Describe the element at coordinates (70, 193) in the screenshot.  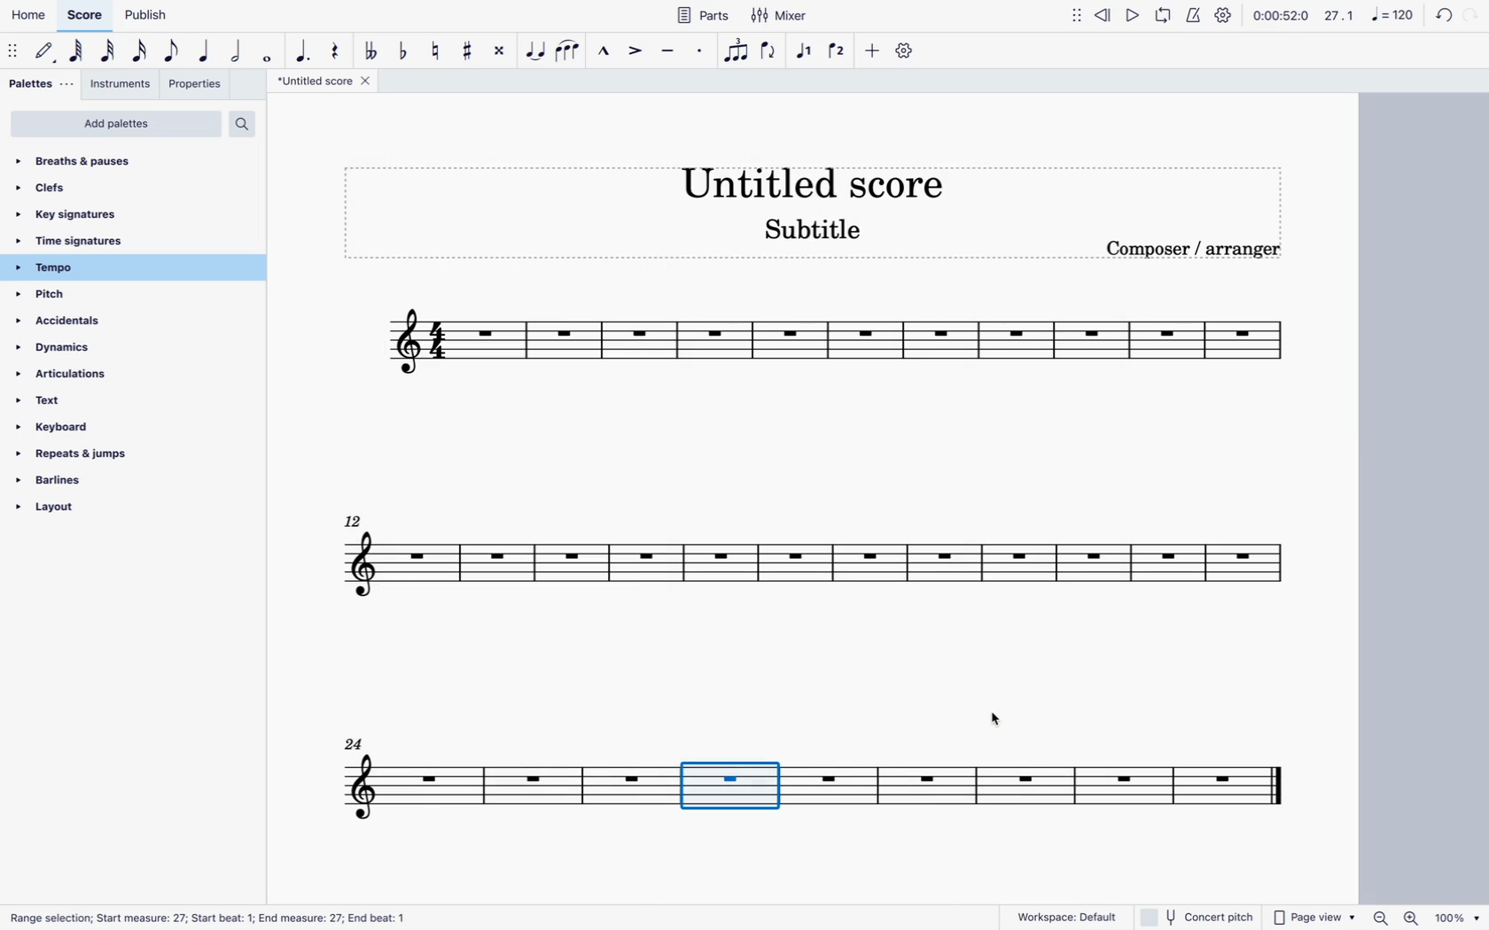
I see `clefs` at that location.